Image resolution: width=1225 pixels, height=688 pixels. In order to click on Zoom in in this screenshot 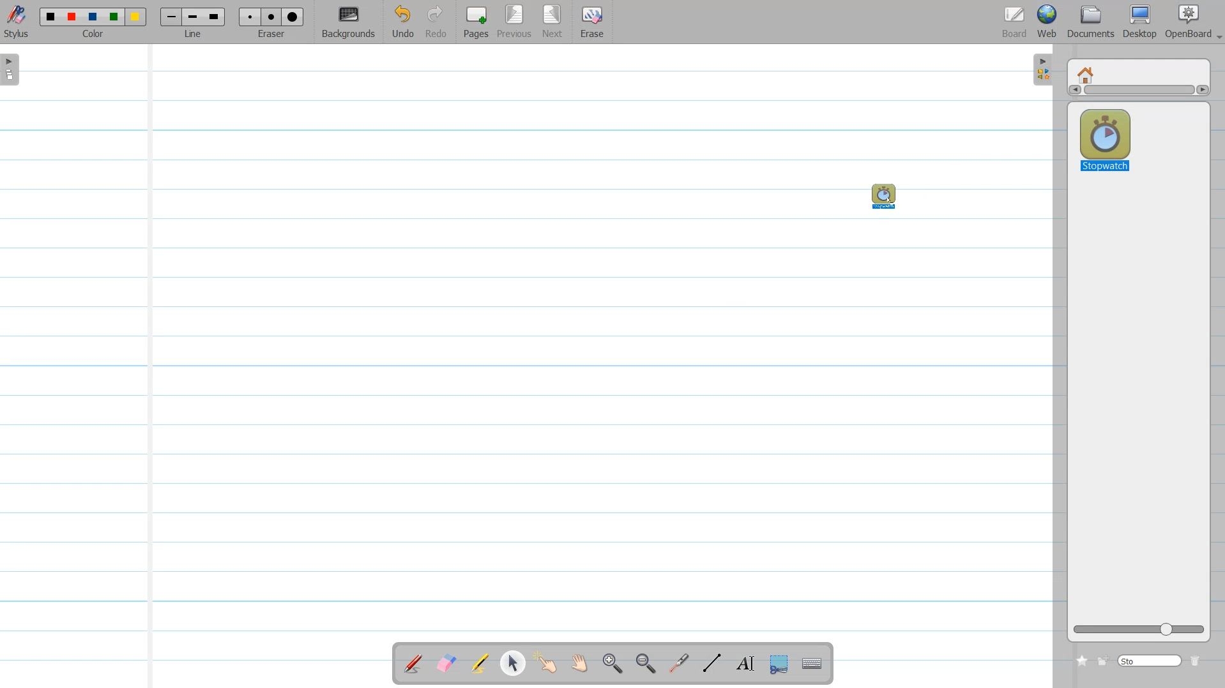, I will do `click(613, 664)`.